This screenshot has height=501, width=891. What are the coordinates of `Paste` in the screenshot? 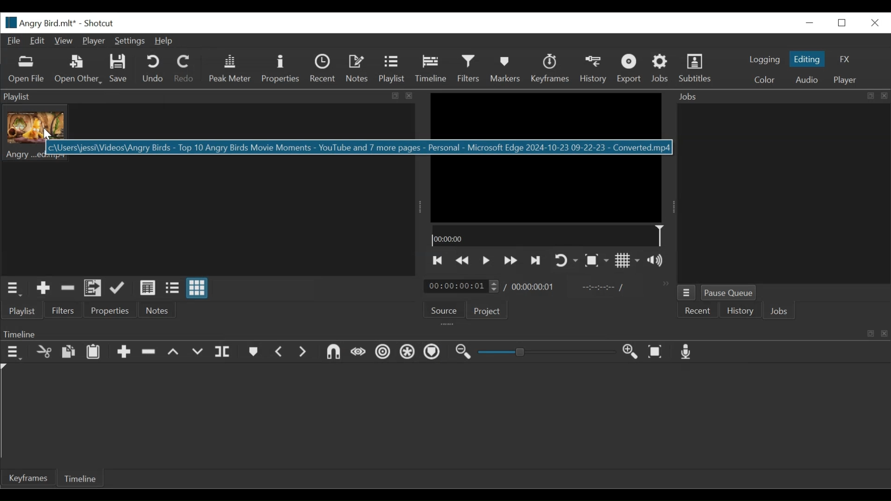 It's located at (95, 353).